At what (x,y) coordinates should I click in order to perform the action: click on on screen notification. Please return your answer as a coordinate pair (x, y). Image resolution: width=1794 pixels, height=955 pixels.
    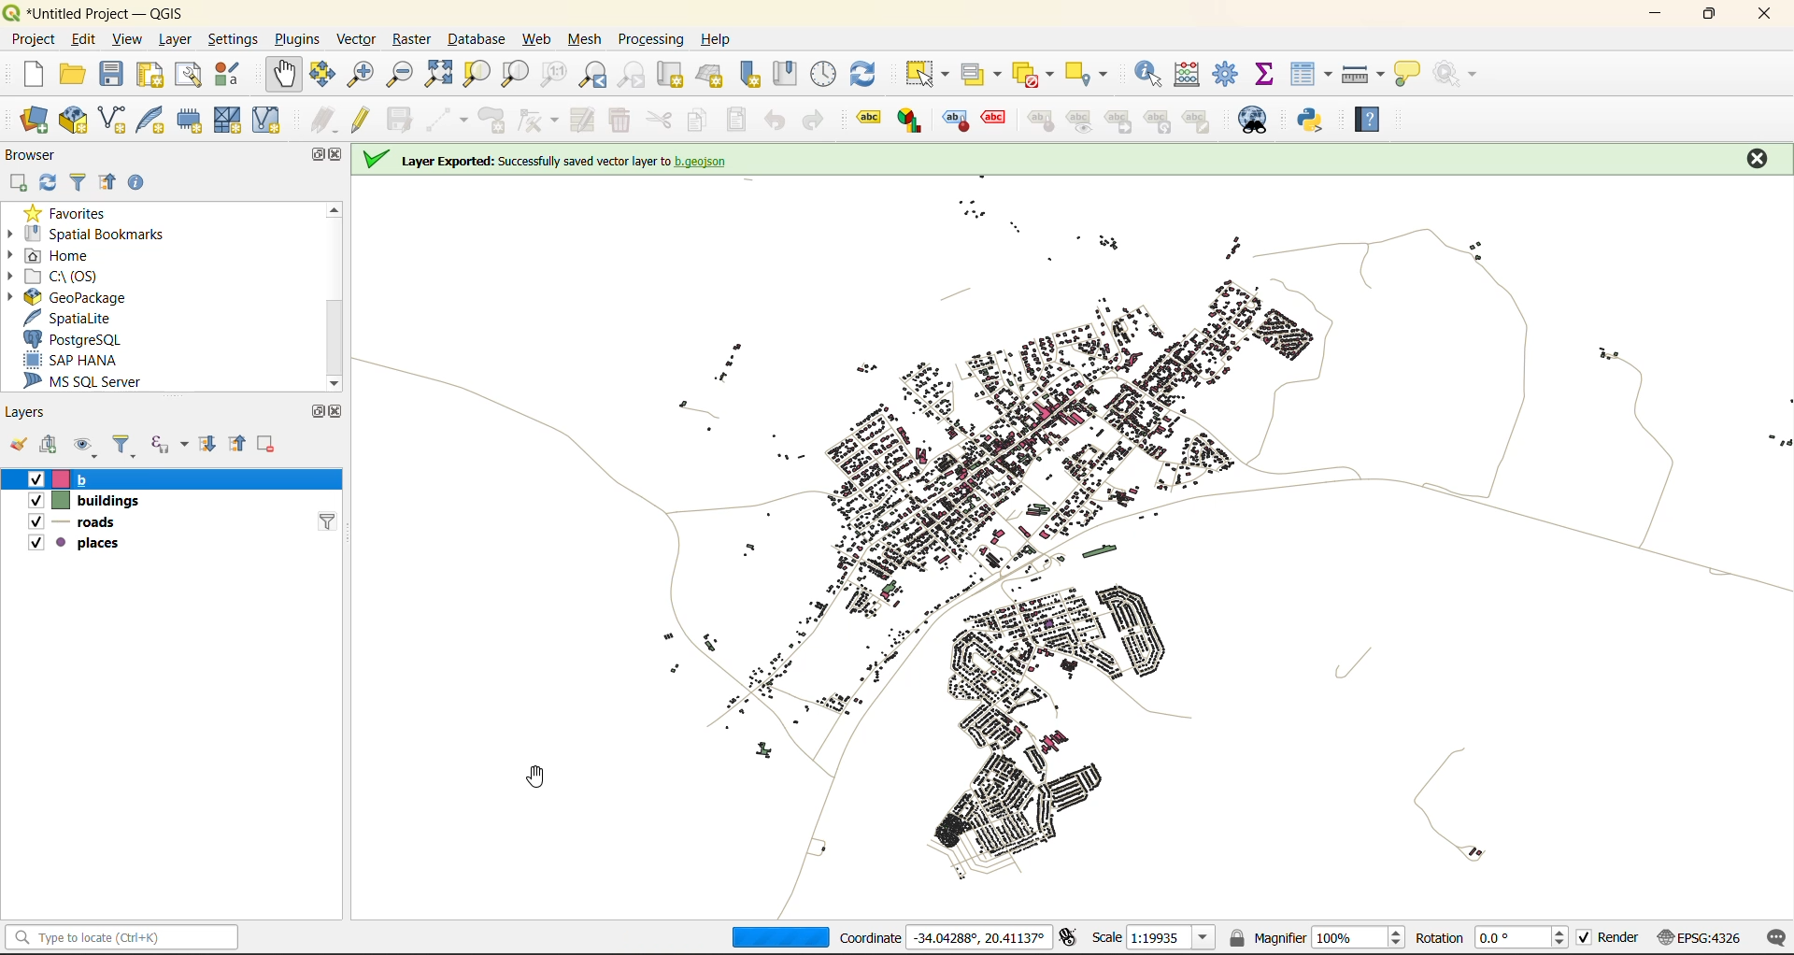
    Looking at the image, I should click on (562, 159).